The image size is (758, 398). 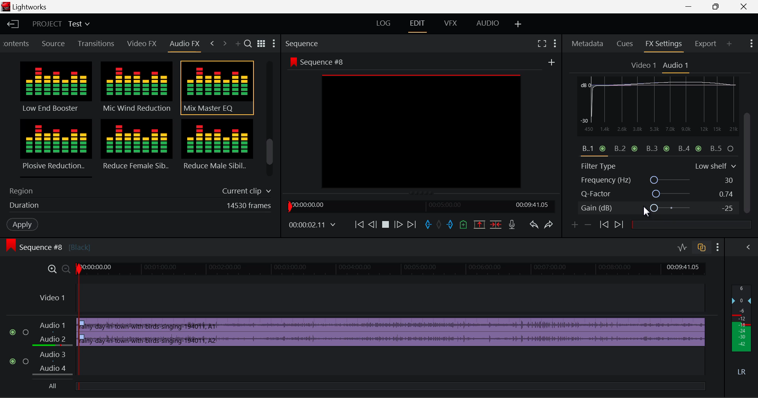 What do you see at coordinates (585, 82) in the screenshot?
I see `EQ Menu Open` at bounding box center [585, 82].